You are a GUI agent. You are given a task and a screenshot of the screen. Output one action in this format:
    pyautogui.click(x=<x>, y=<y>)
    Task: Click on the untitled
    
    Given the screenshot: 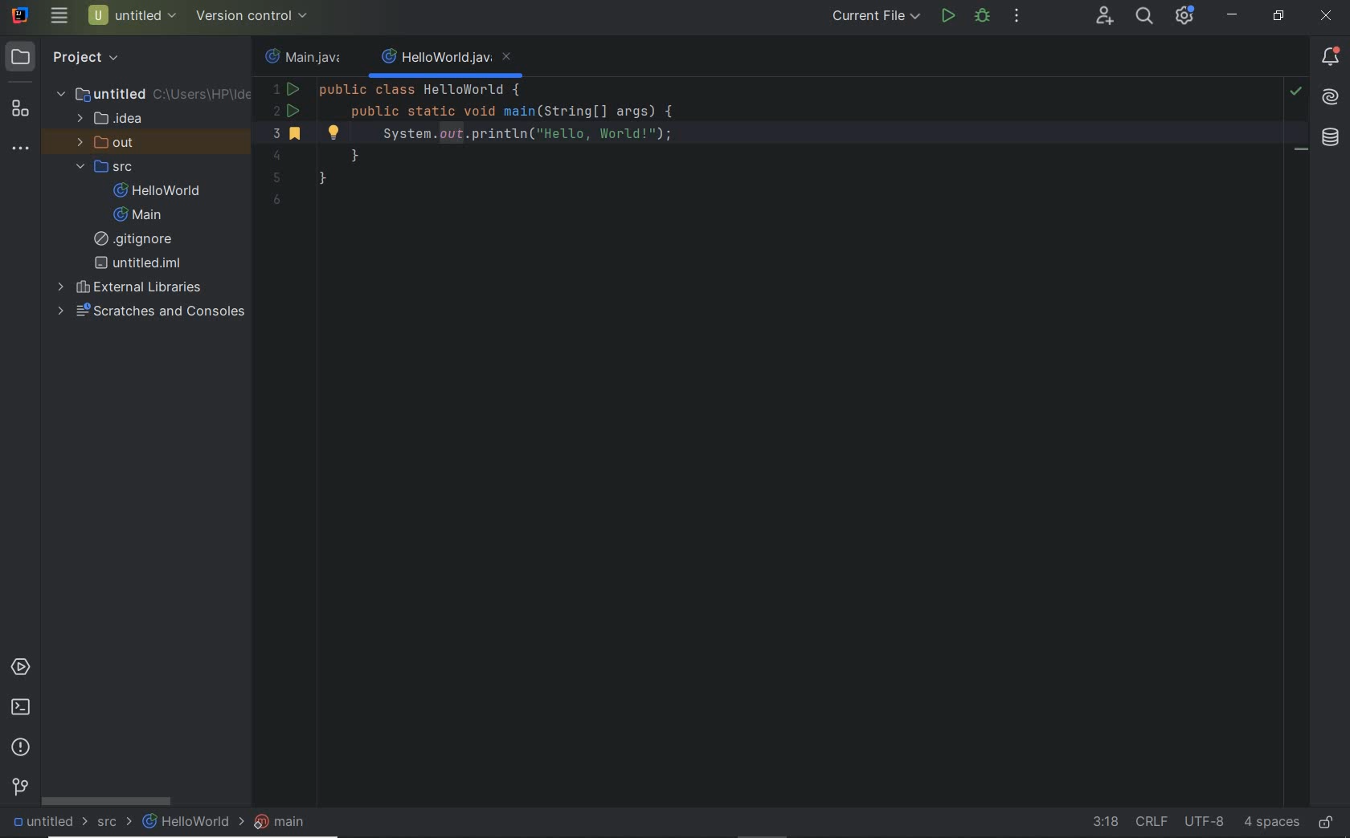 What is the action you would take?
    pyautogui.click(x=153, y=92)
    